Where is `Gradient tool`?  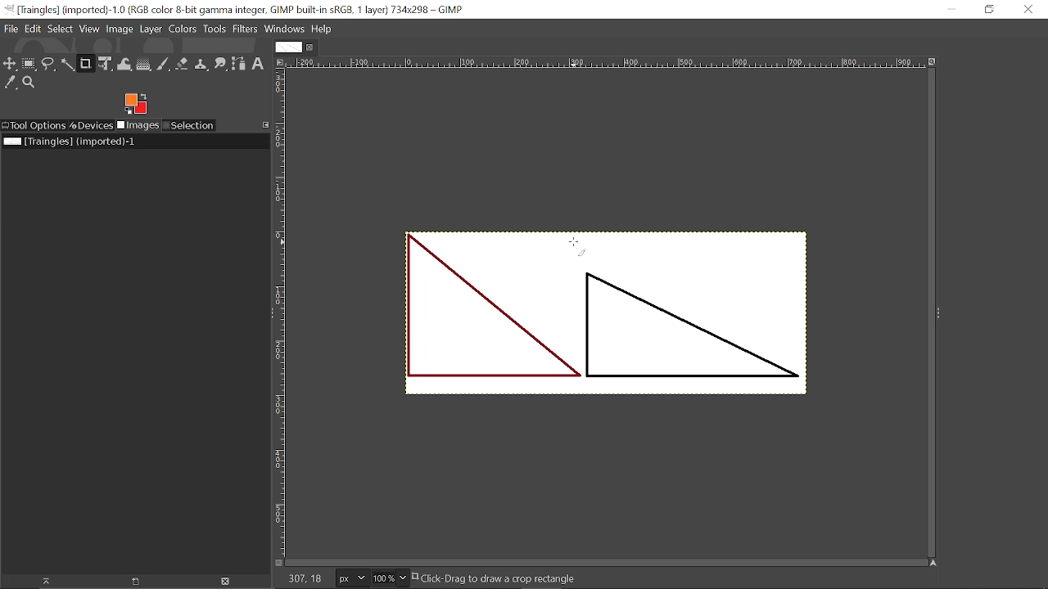 Gradient tool is located at coordinates (144, 64).